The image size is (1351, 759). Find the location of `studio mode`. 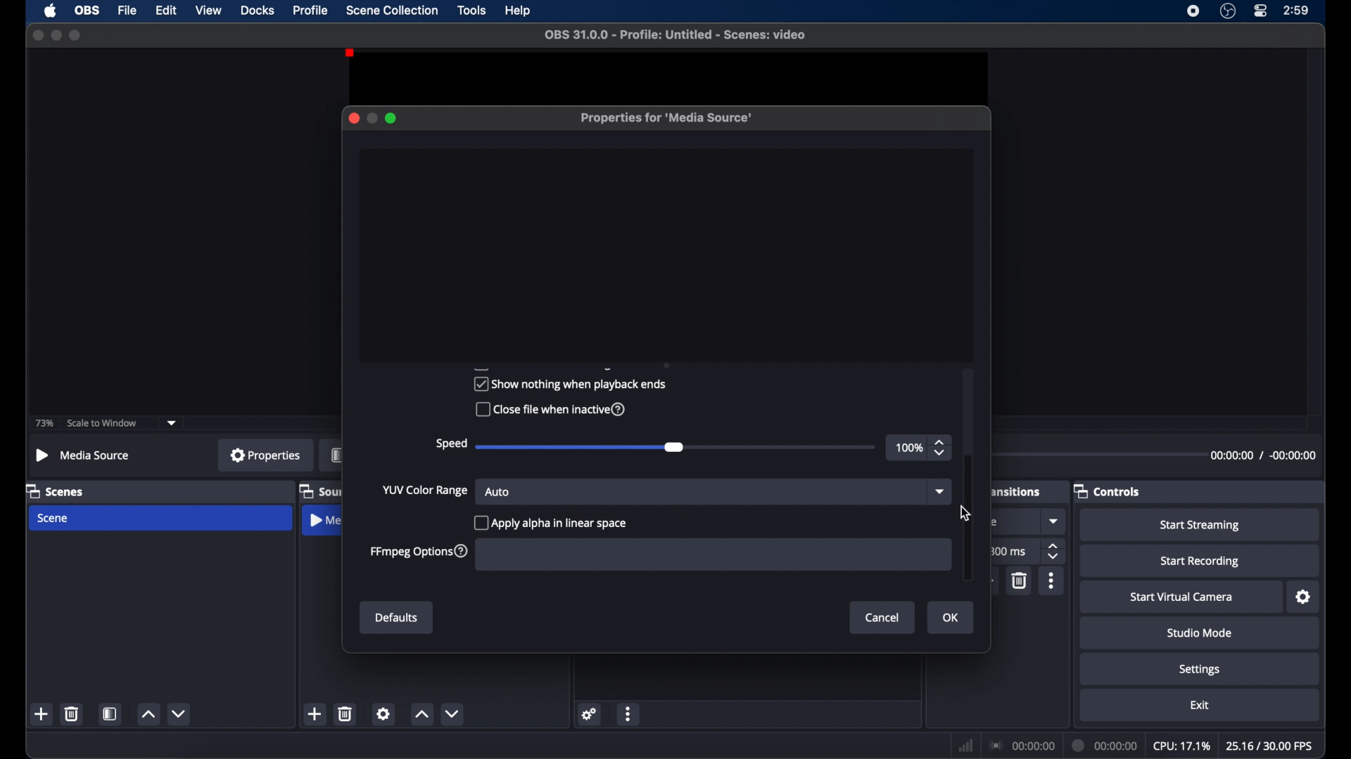

studio mode is located at coordinates (1198, 634).